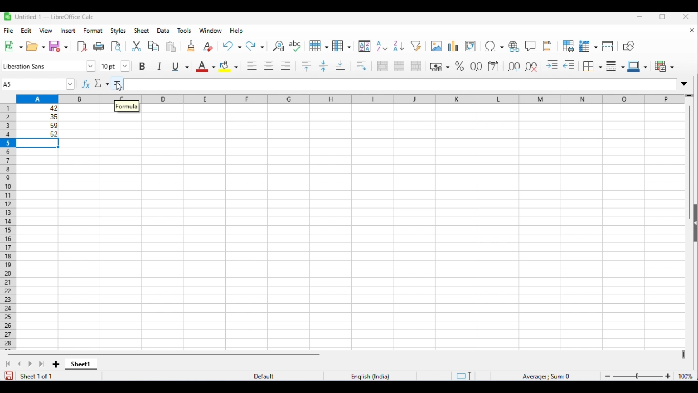 This screenshot has width=698, height=393. What do you see at coordinates (35, 47) in the screenshot?
I see `open` at bounding box center [35, 47].